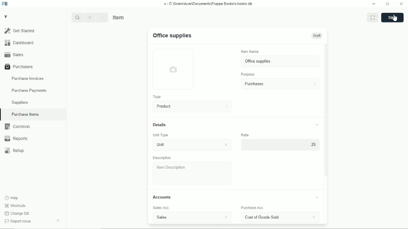 This screenshot has height=229, width=408. What do you see at coordinates (20, 43) in the screenshot?
I see `dashboard` at bounding box center [20, 43].